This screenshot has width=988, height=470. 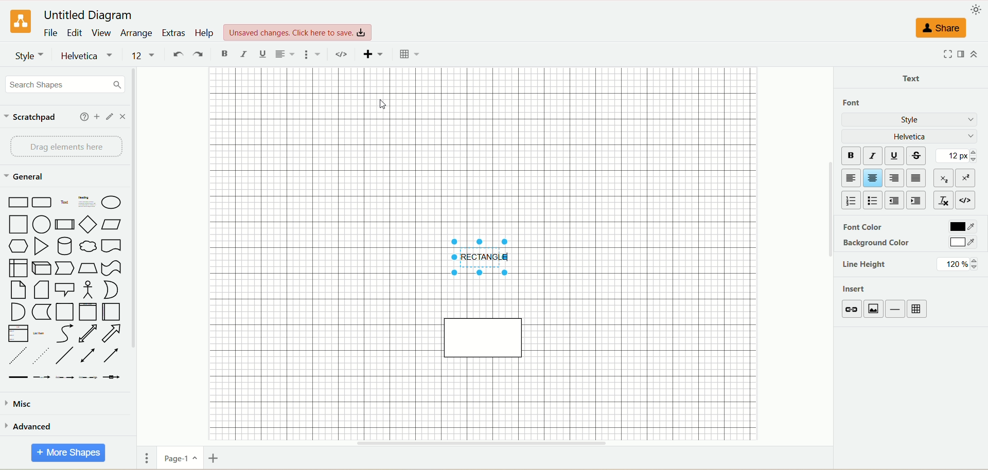 I want to click on line, so click(x=66, y=356).